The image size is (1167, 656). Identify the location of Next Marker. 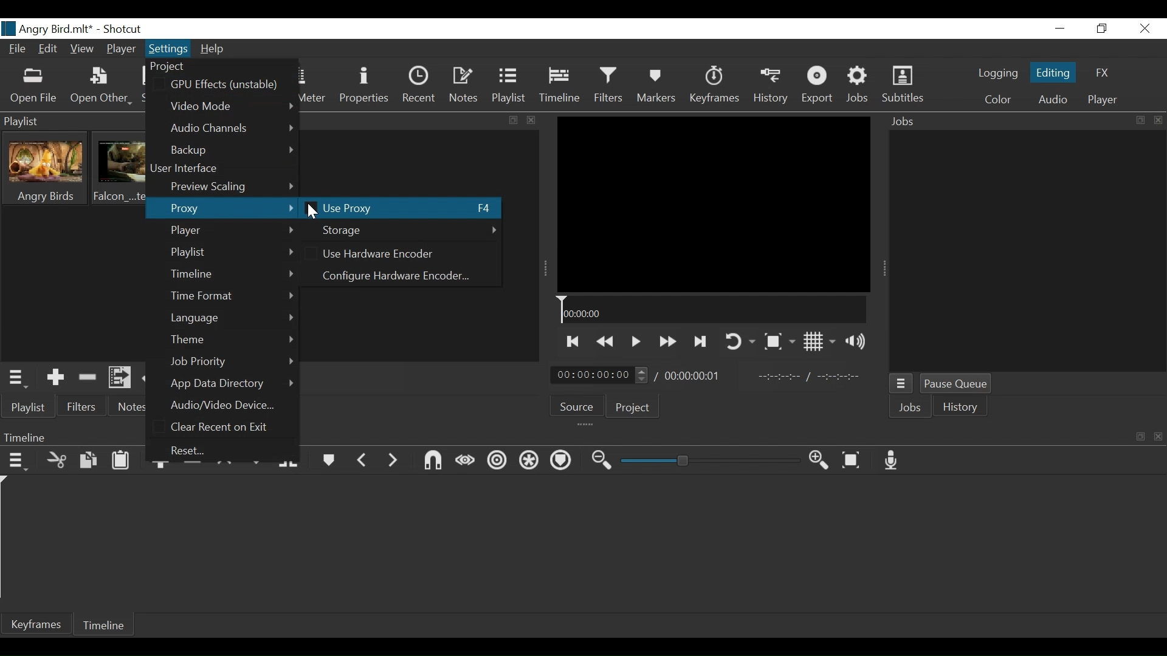
(395, 461).